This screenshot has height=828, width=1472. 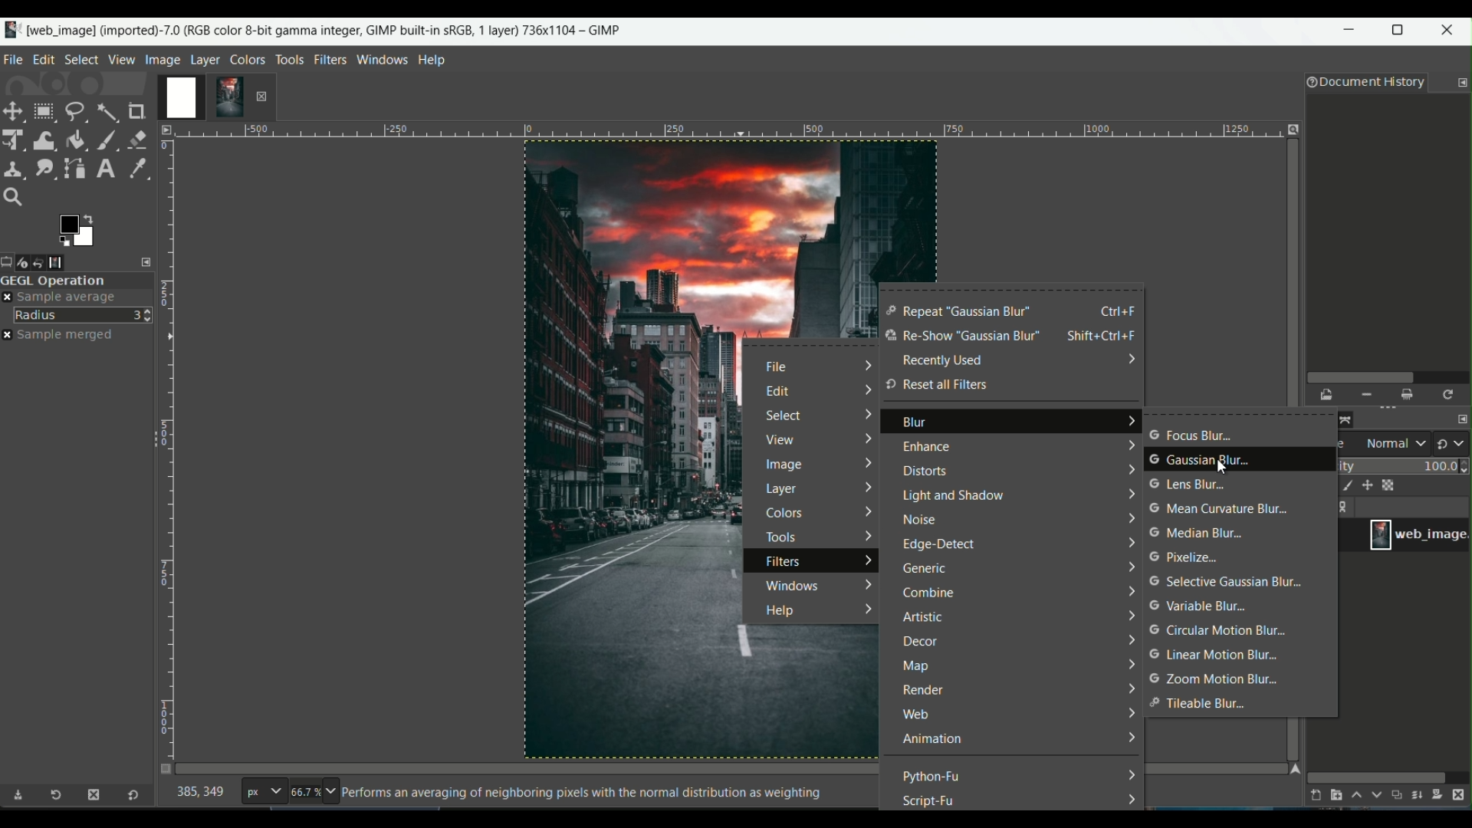 I want to click on mean curvature blur, so click(x=1224, y=509).